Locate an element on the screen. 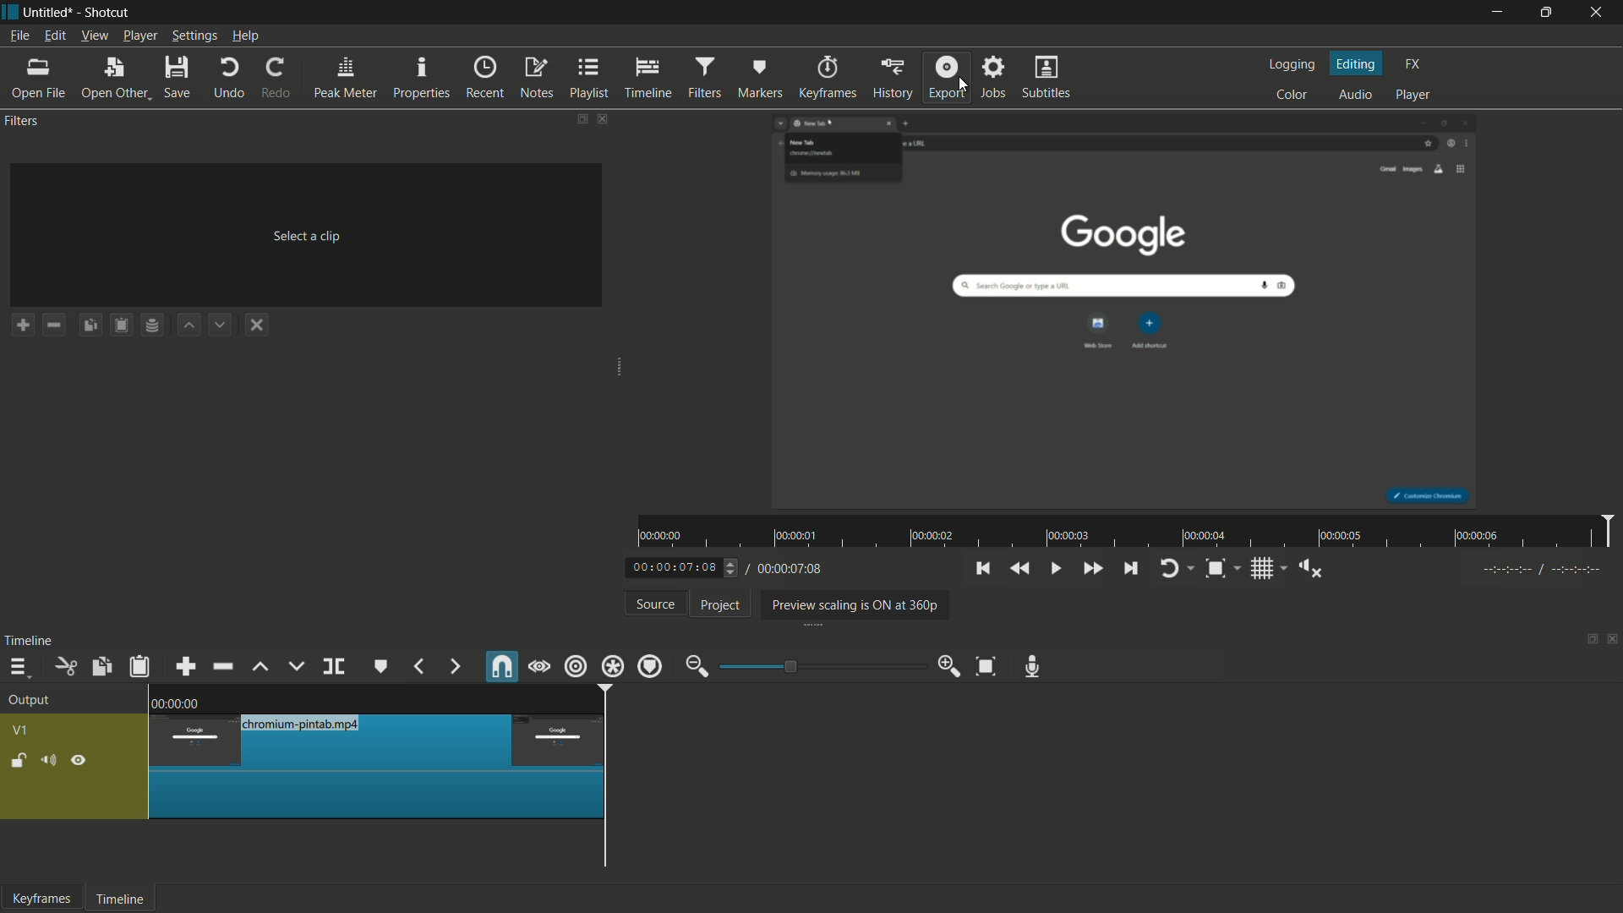  skip to the next point is located at coordinates (1128, 569).